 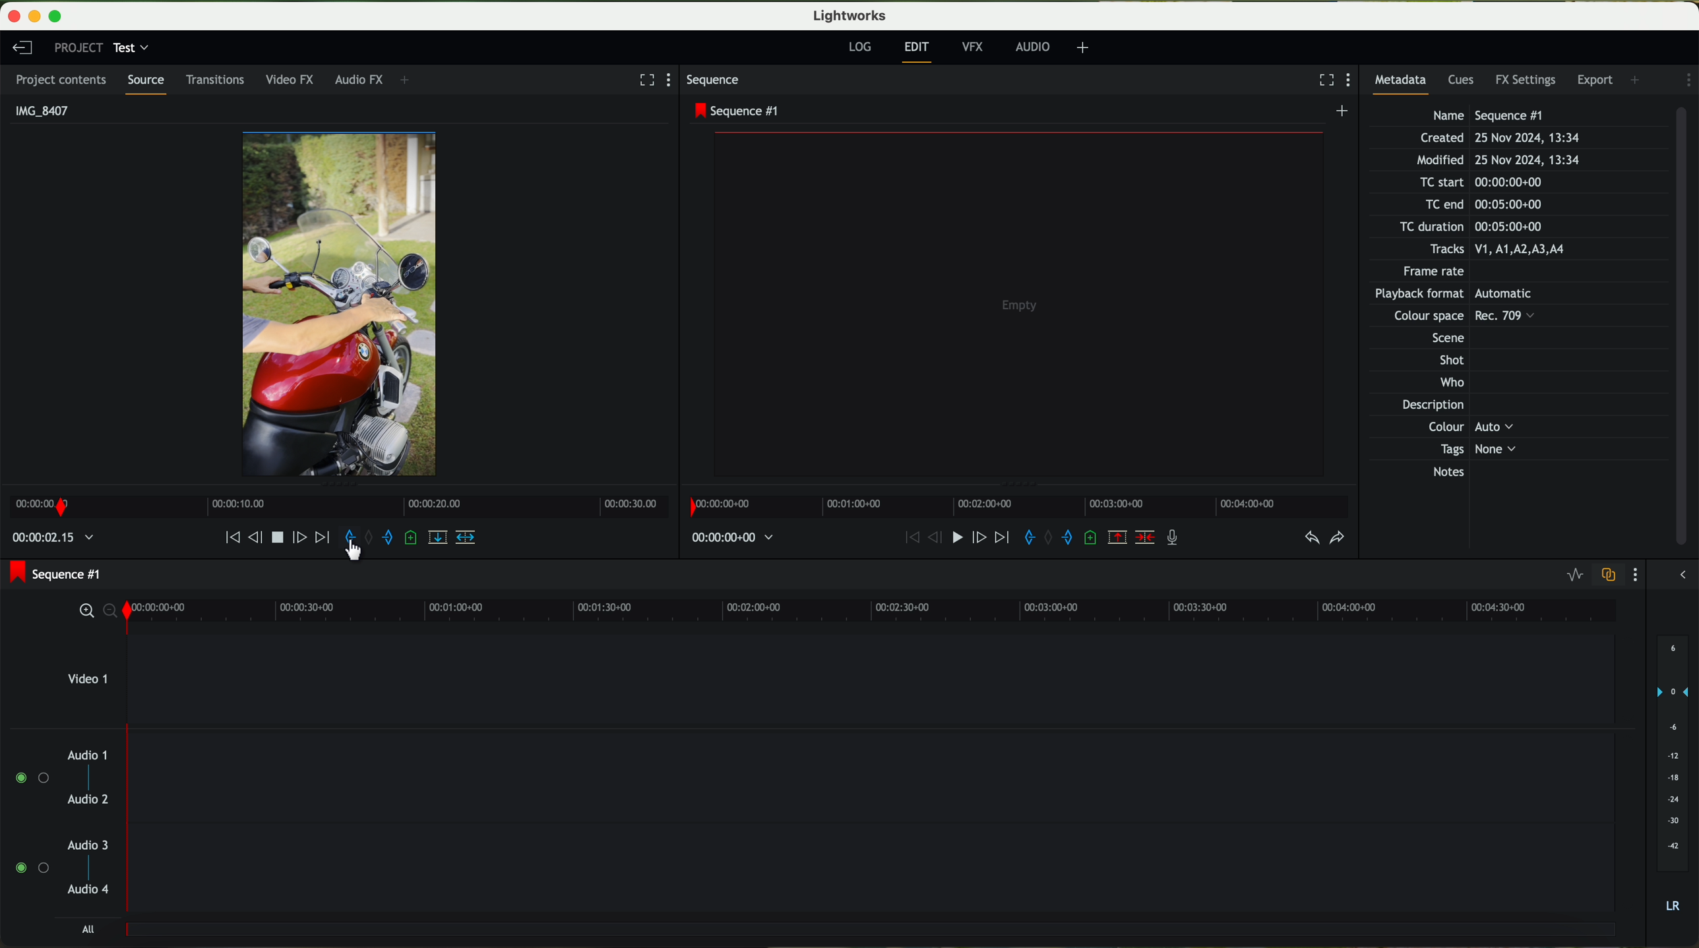 What do you see at coordinates (1468, 427) in the screenshot?
I see `` at bounding box center [1468, 427].